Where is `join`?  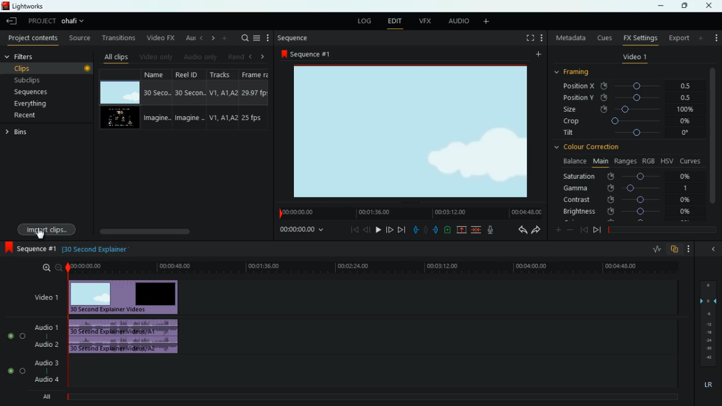 join is located at coordinates (477, 230).